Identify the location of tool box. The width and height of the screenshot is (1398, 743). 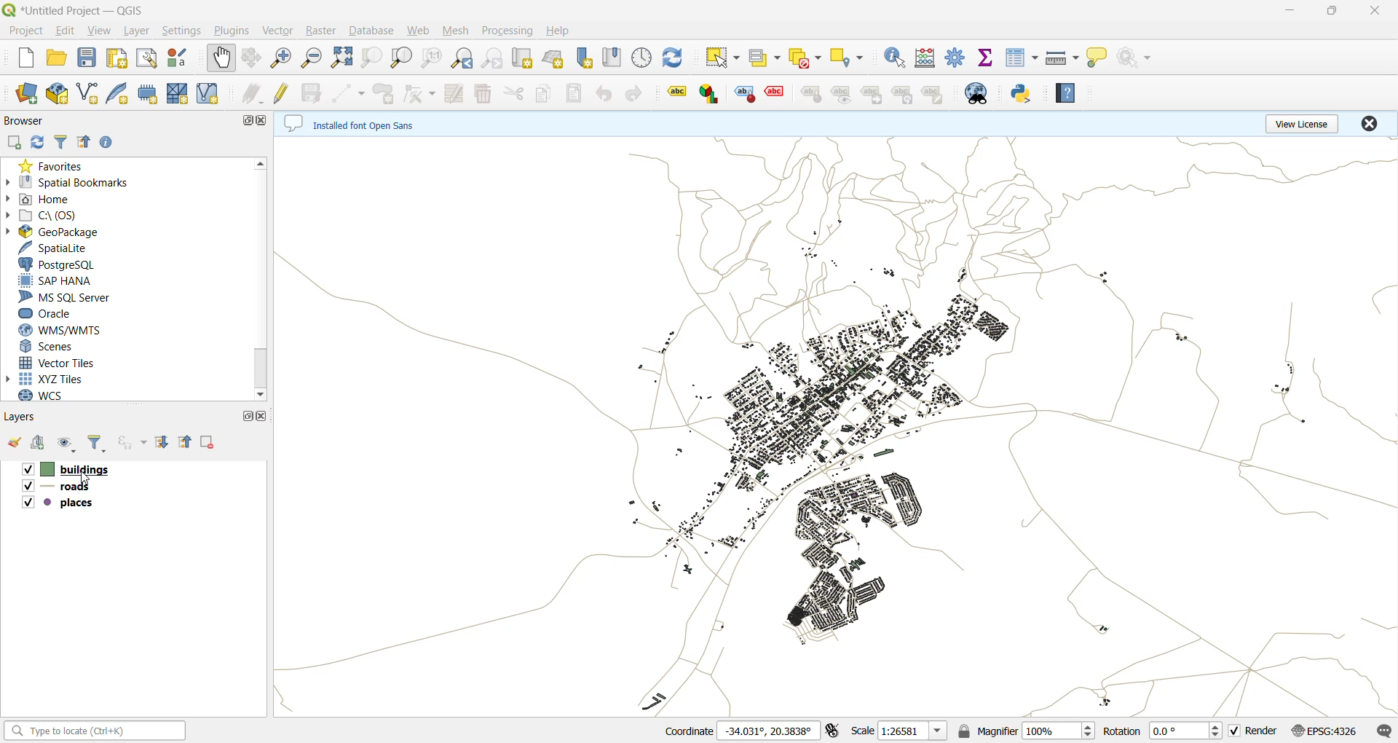
(955, 56).